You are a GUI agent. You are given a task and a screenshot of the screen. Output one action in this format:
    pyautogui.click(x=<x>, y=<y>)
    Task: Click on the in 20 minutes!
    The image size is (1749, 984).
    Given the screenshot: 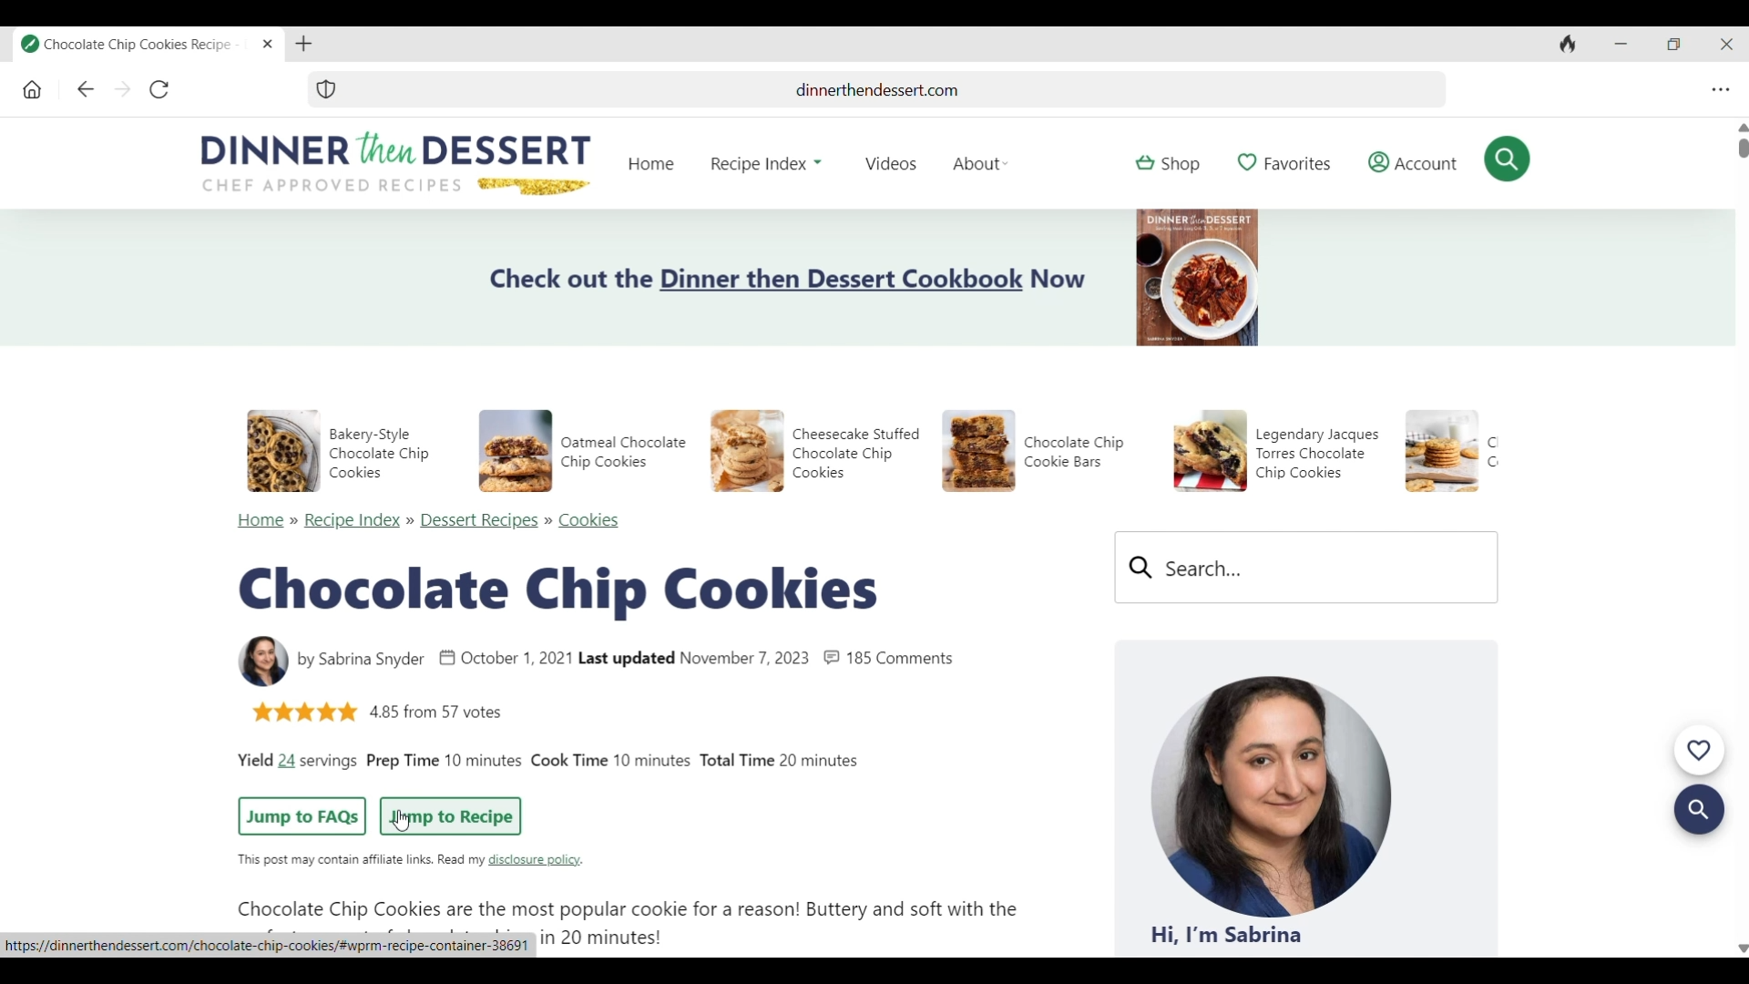 What is the action you would take?
    pyautogui.click(x=600, y=938)
    